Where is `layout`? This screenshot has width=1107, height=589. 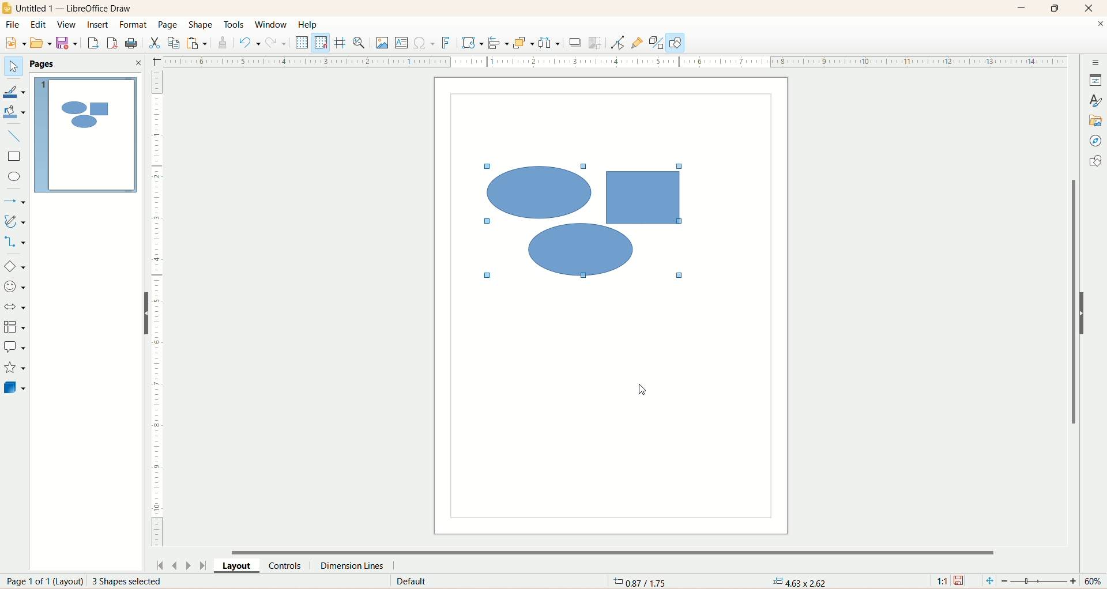 layout is located at coordinates (238, 564).